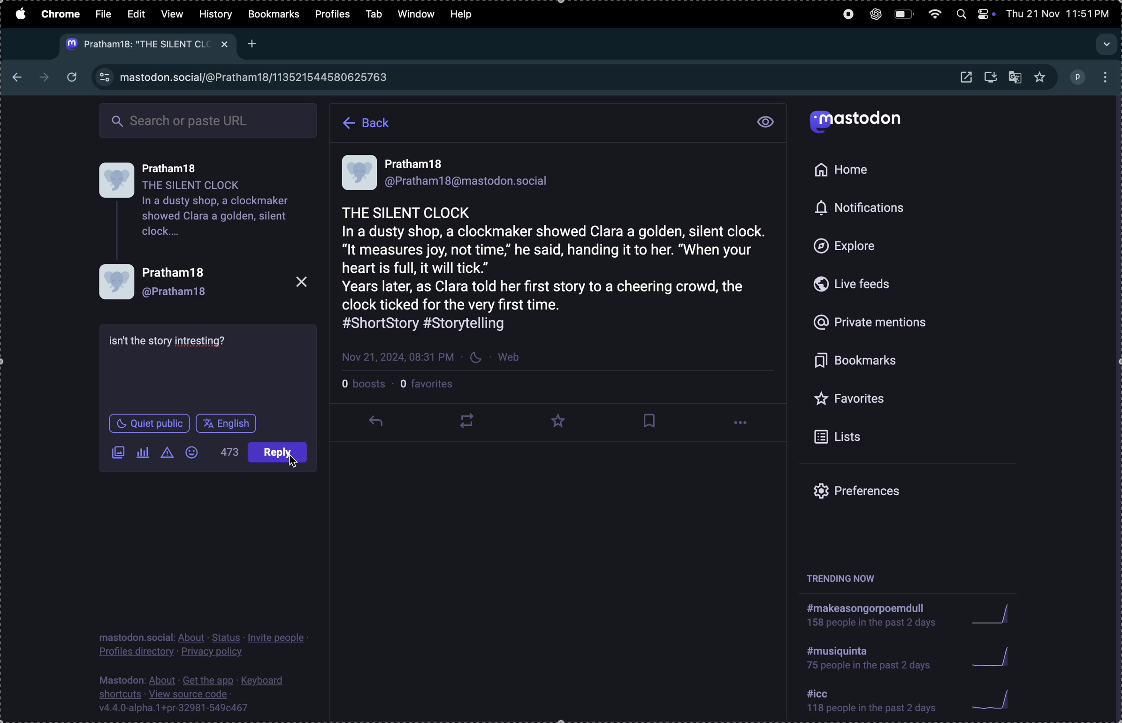 The width and height of the screenshot is (1122, 723). Describe the element at coordinates (376, 424) in the screenshot. I see `reply` at that location.